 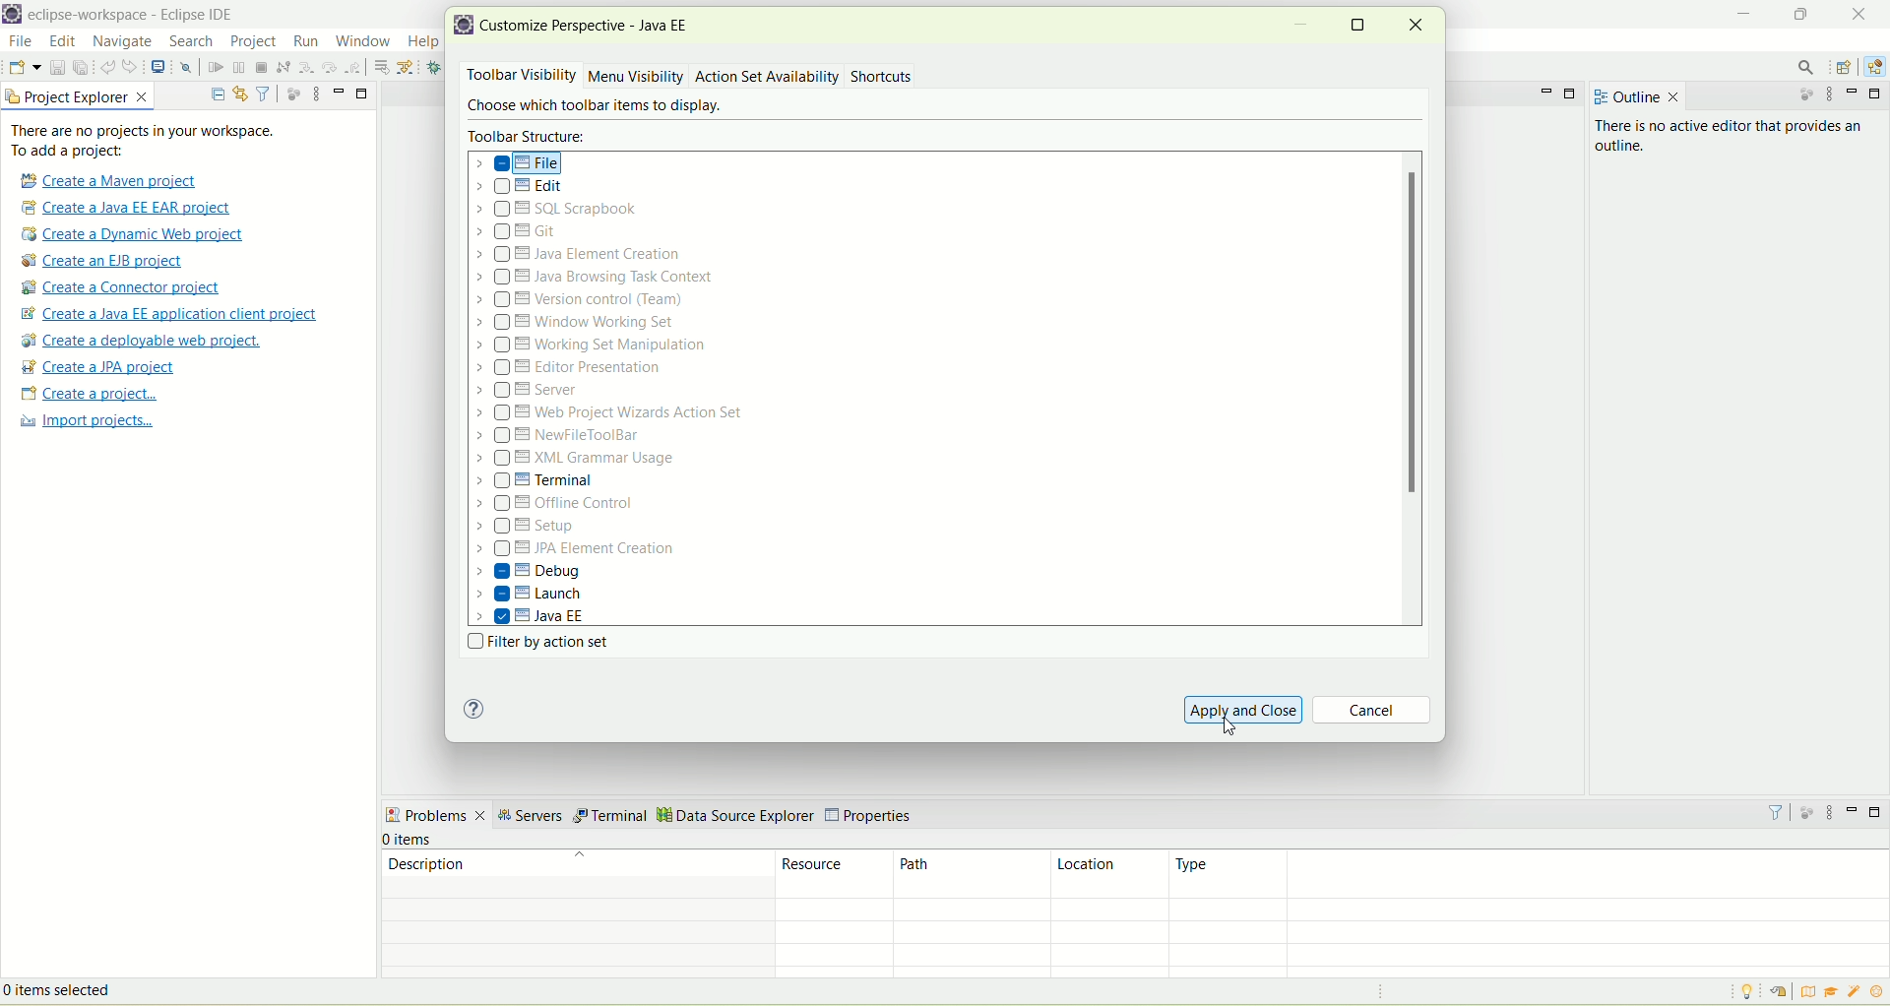 I want to click on redo, so click(x=131, y=67).